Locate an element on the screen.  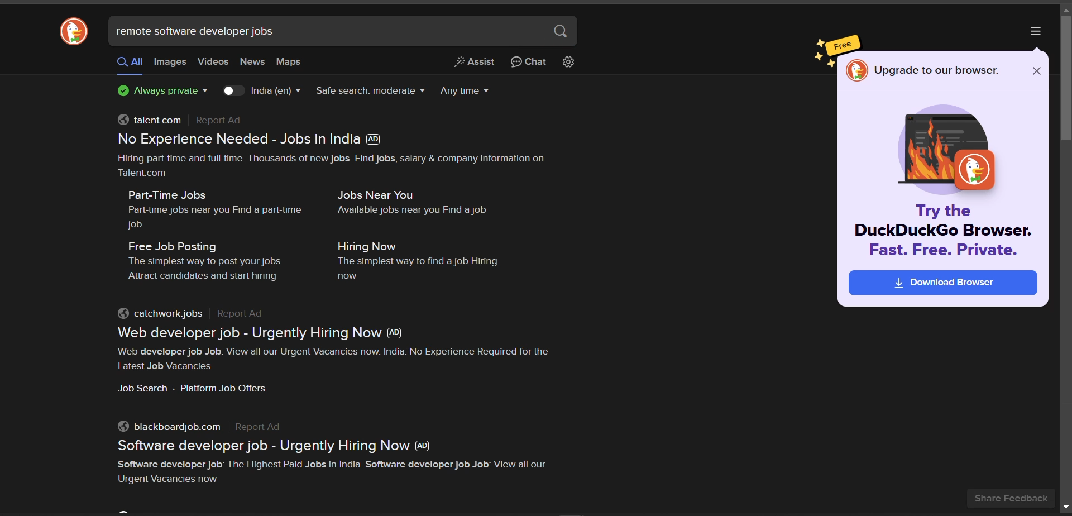
catchwork jobs is located at coordinates (160, 313).